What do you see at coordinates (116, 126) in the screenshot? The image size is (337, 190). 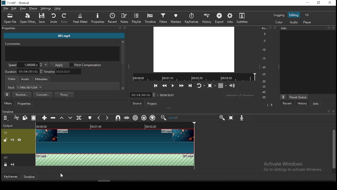 I see `TIMELINE` at bounding box center [116, 126].